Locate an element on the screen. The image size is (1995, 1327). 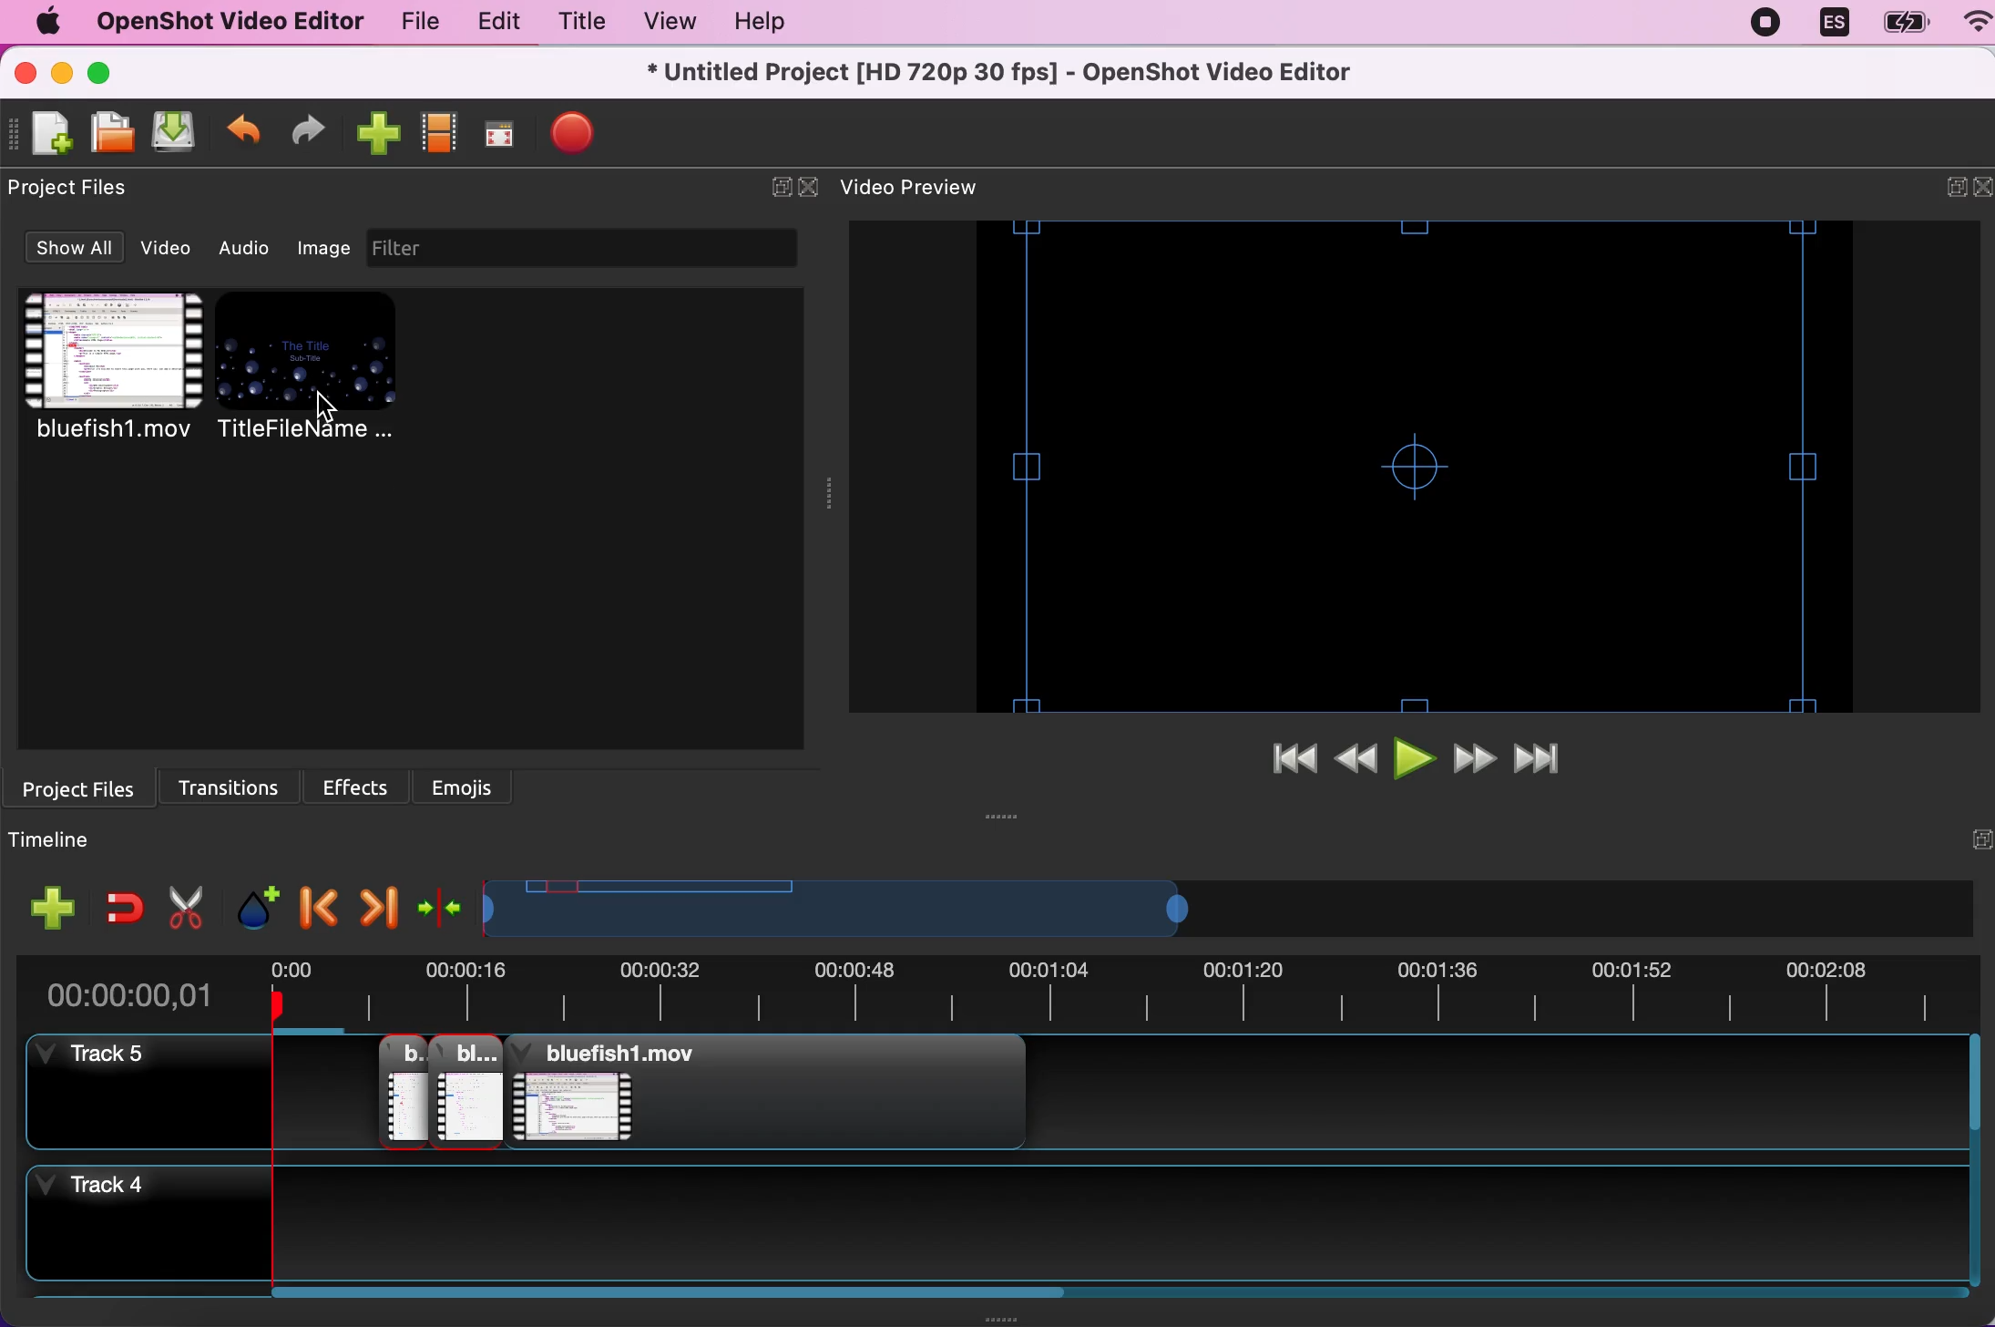
track 4 is located at coordinates (1143, 1234).